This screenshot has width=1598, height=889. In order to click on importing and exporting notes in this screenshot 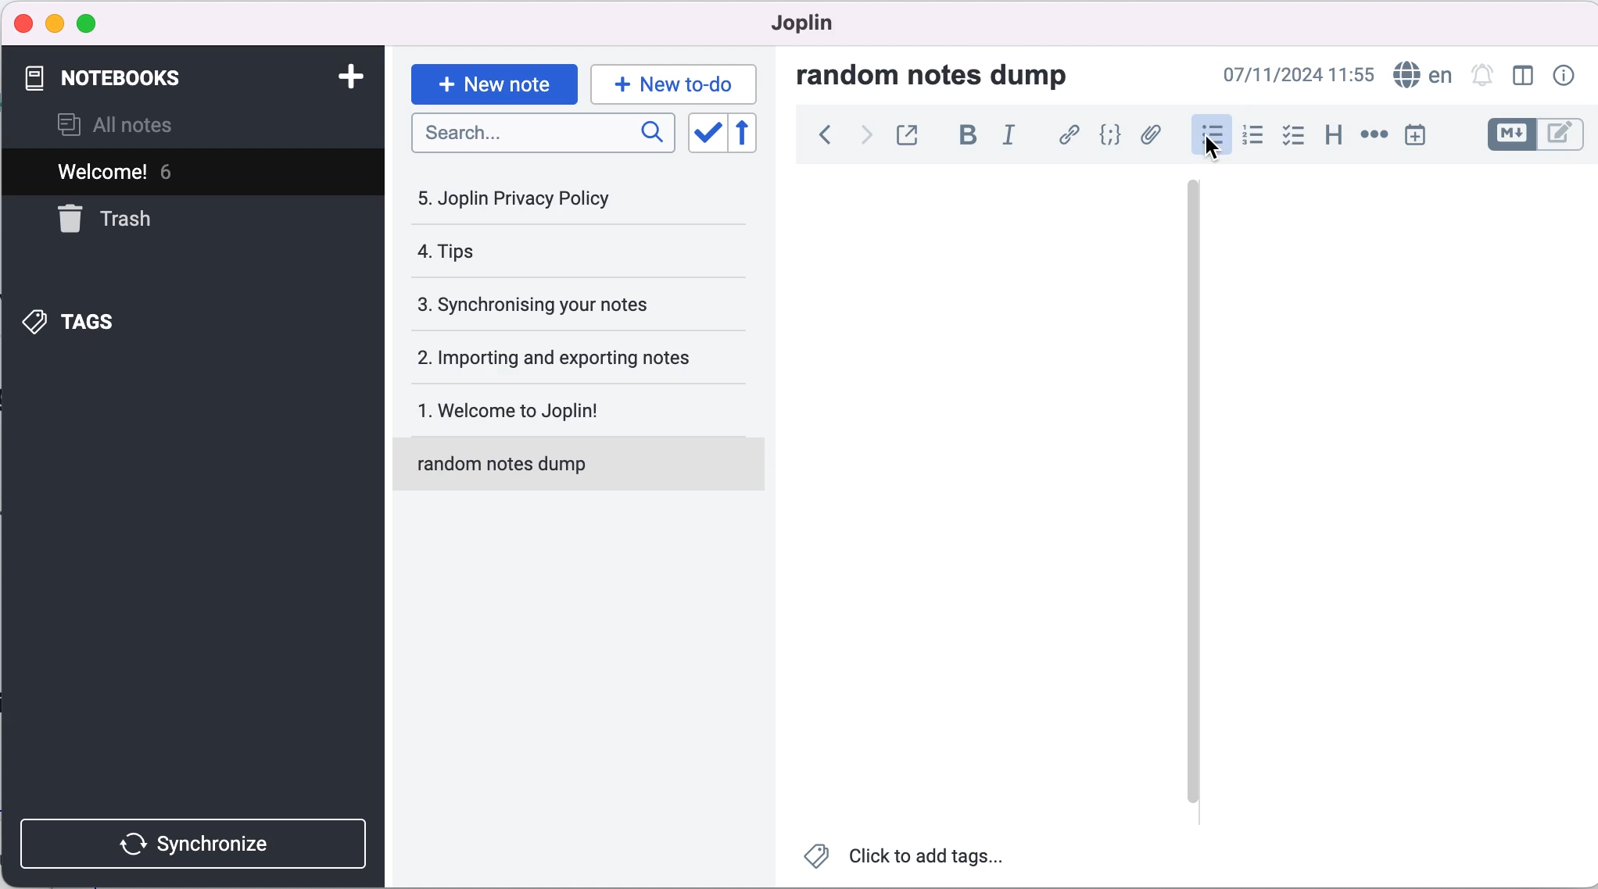, I will do `click(564, 356)`.